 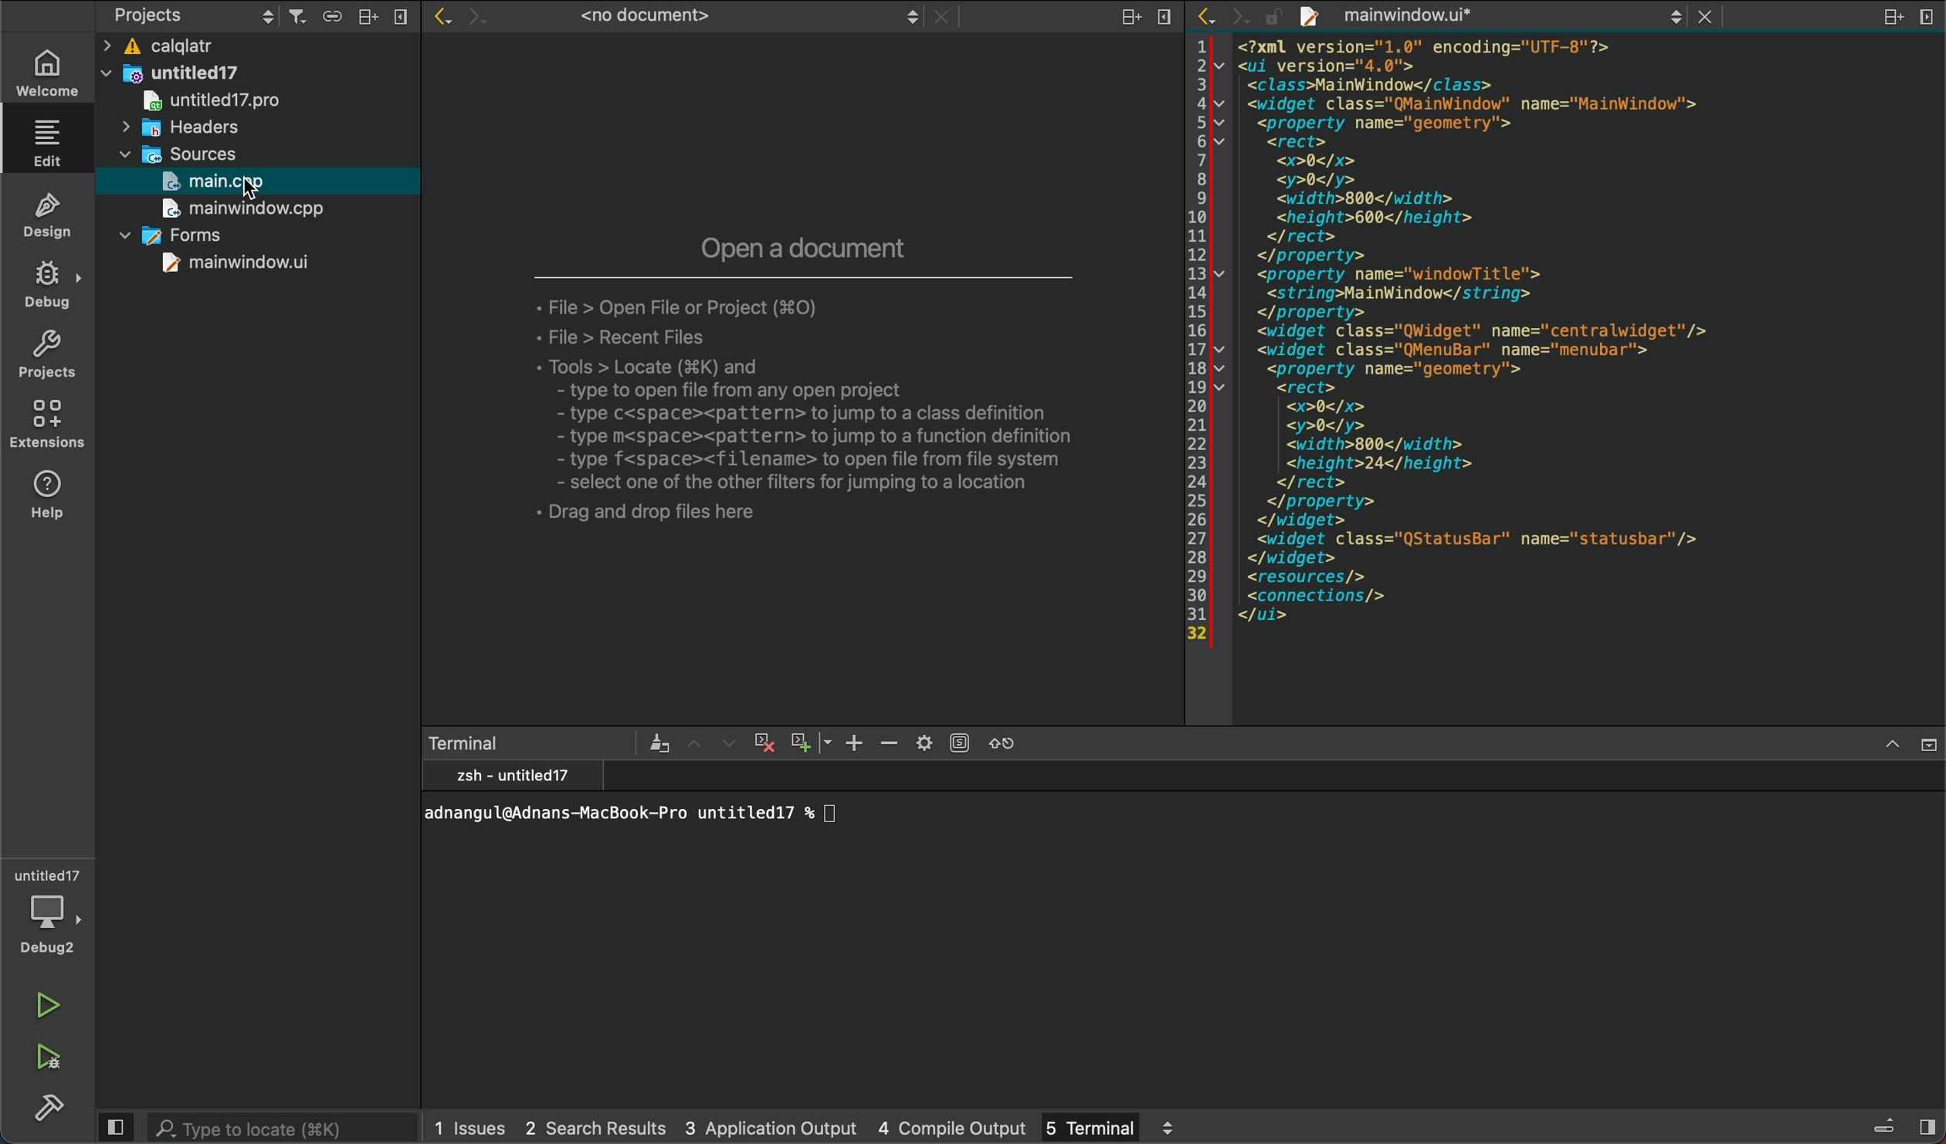 What do you see at coordinates (471, 1126) in the screenshot?
I see `issues` at bounding box center [471, 1126].